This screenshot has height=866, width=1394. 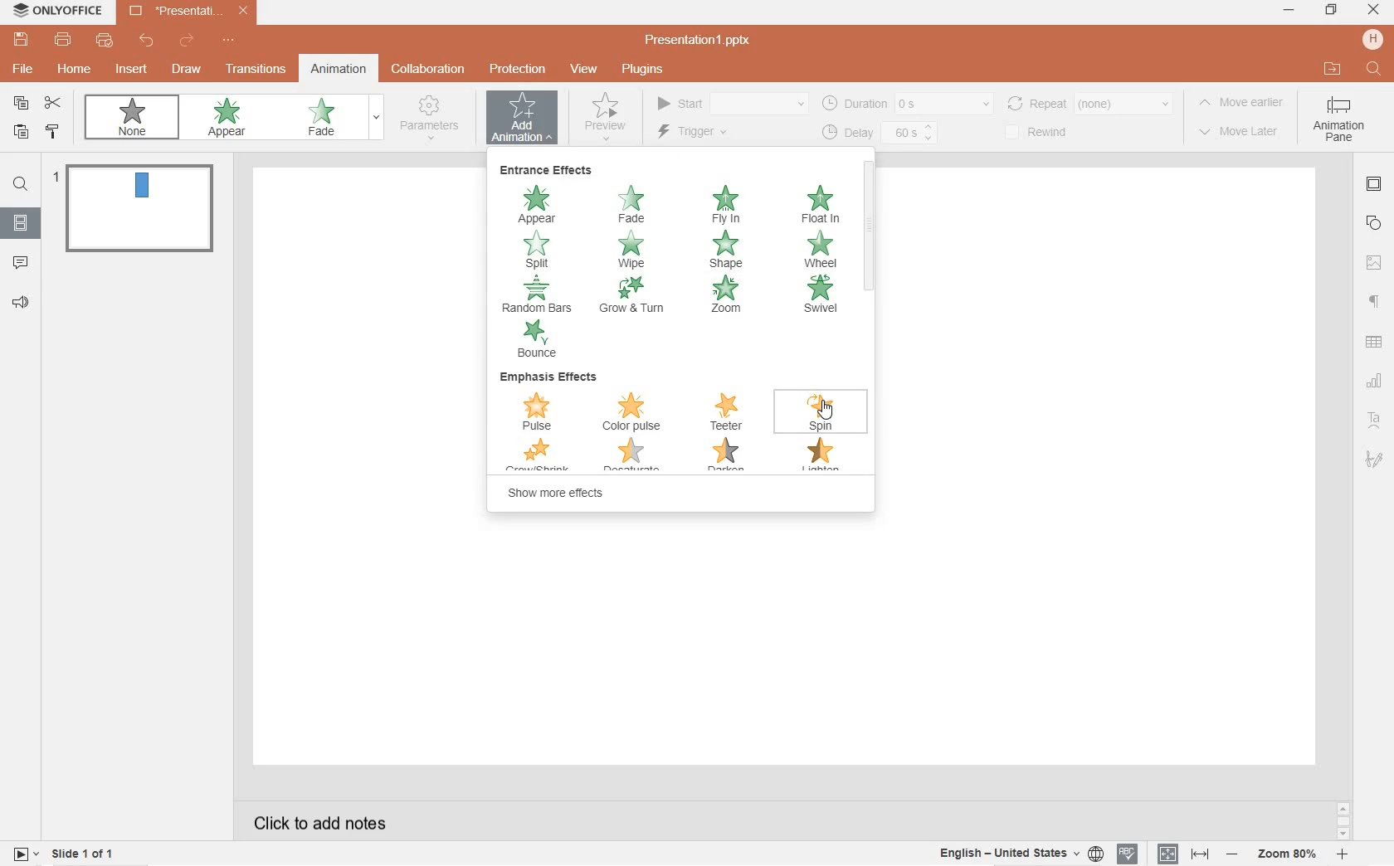 I want to click on chart settings, so click(x=1376, y=381).